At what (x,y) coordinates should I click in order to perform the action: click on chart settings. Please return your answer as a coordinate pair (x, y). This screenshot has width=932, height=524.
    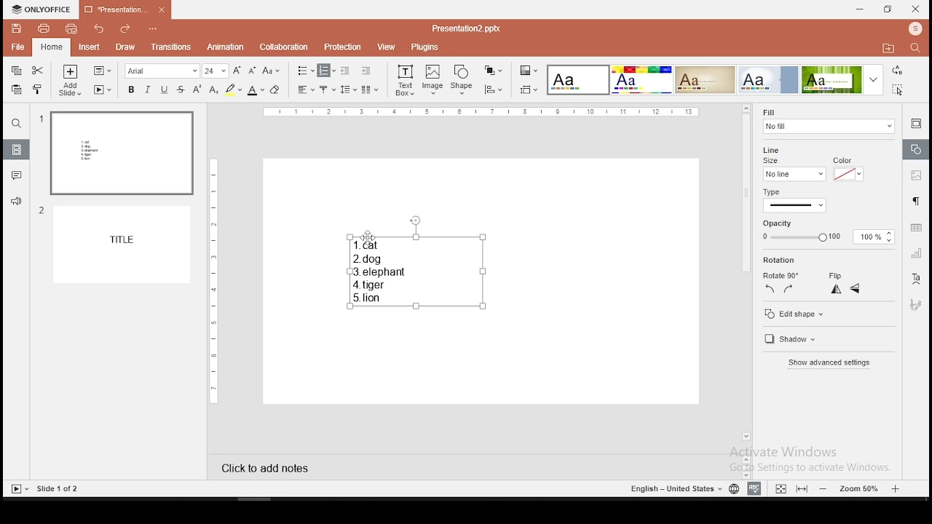
    Looking at the image, I should click on (915, 255).